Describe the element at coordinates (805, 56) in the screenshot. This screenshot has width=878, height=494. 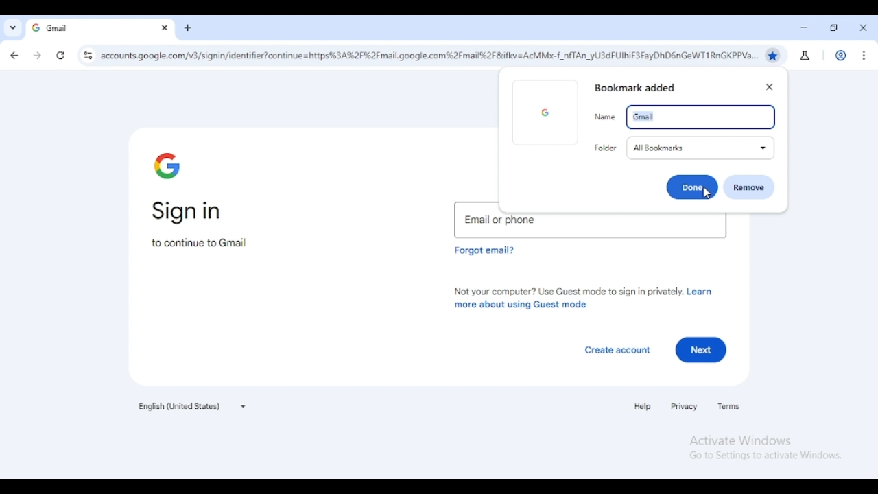
I see `search labs` at that location.